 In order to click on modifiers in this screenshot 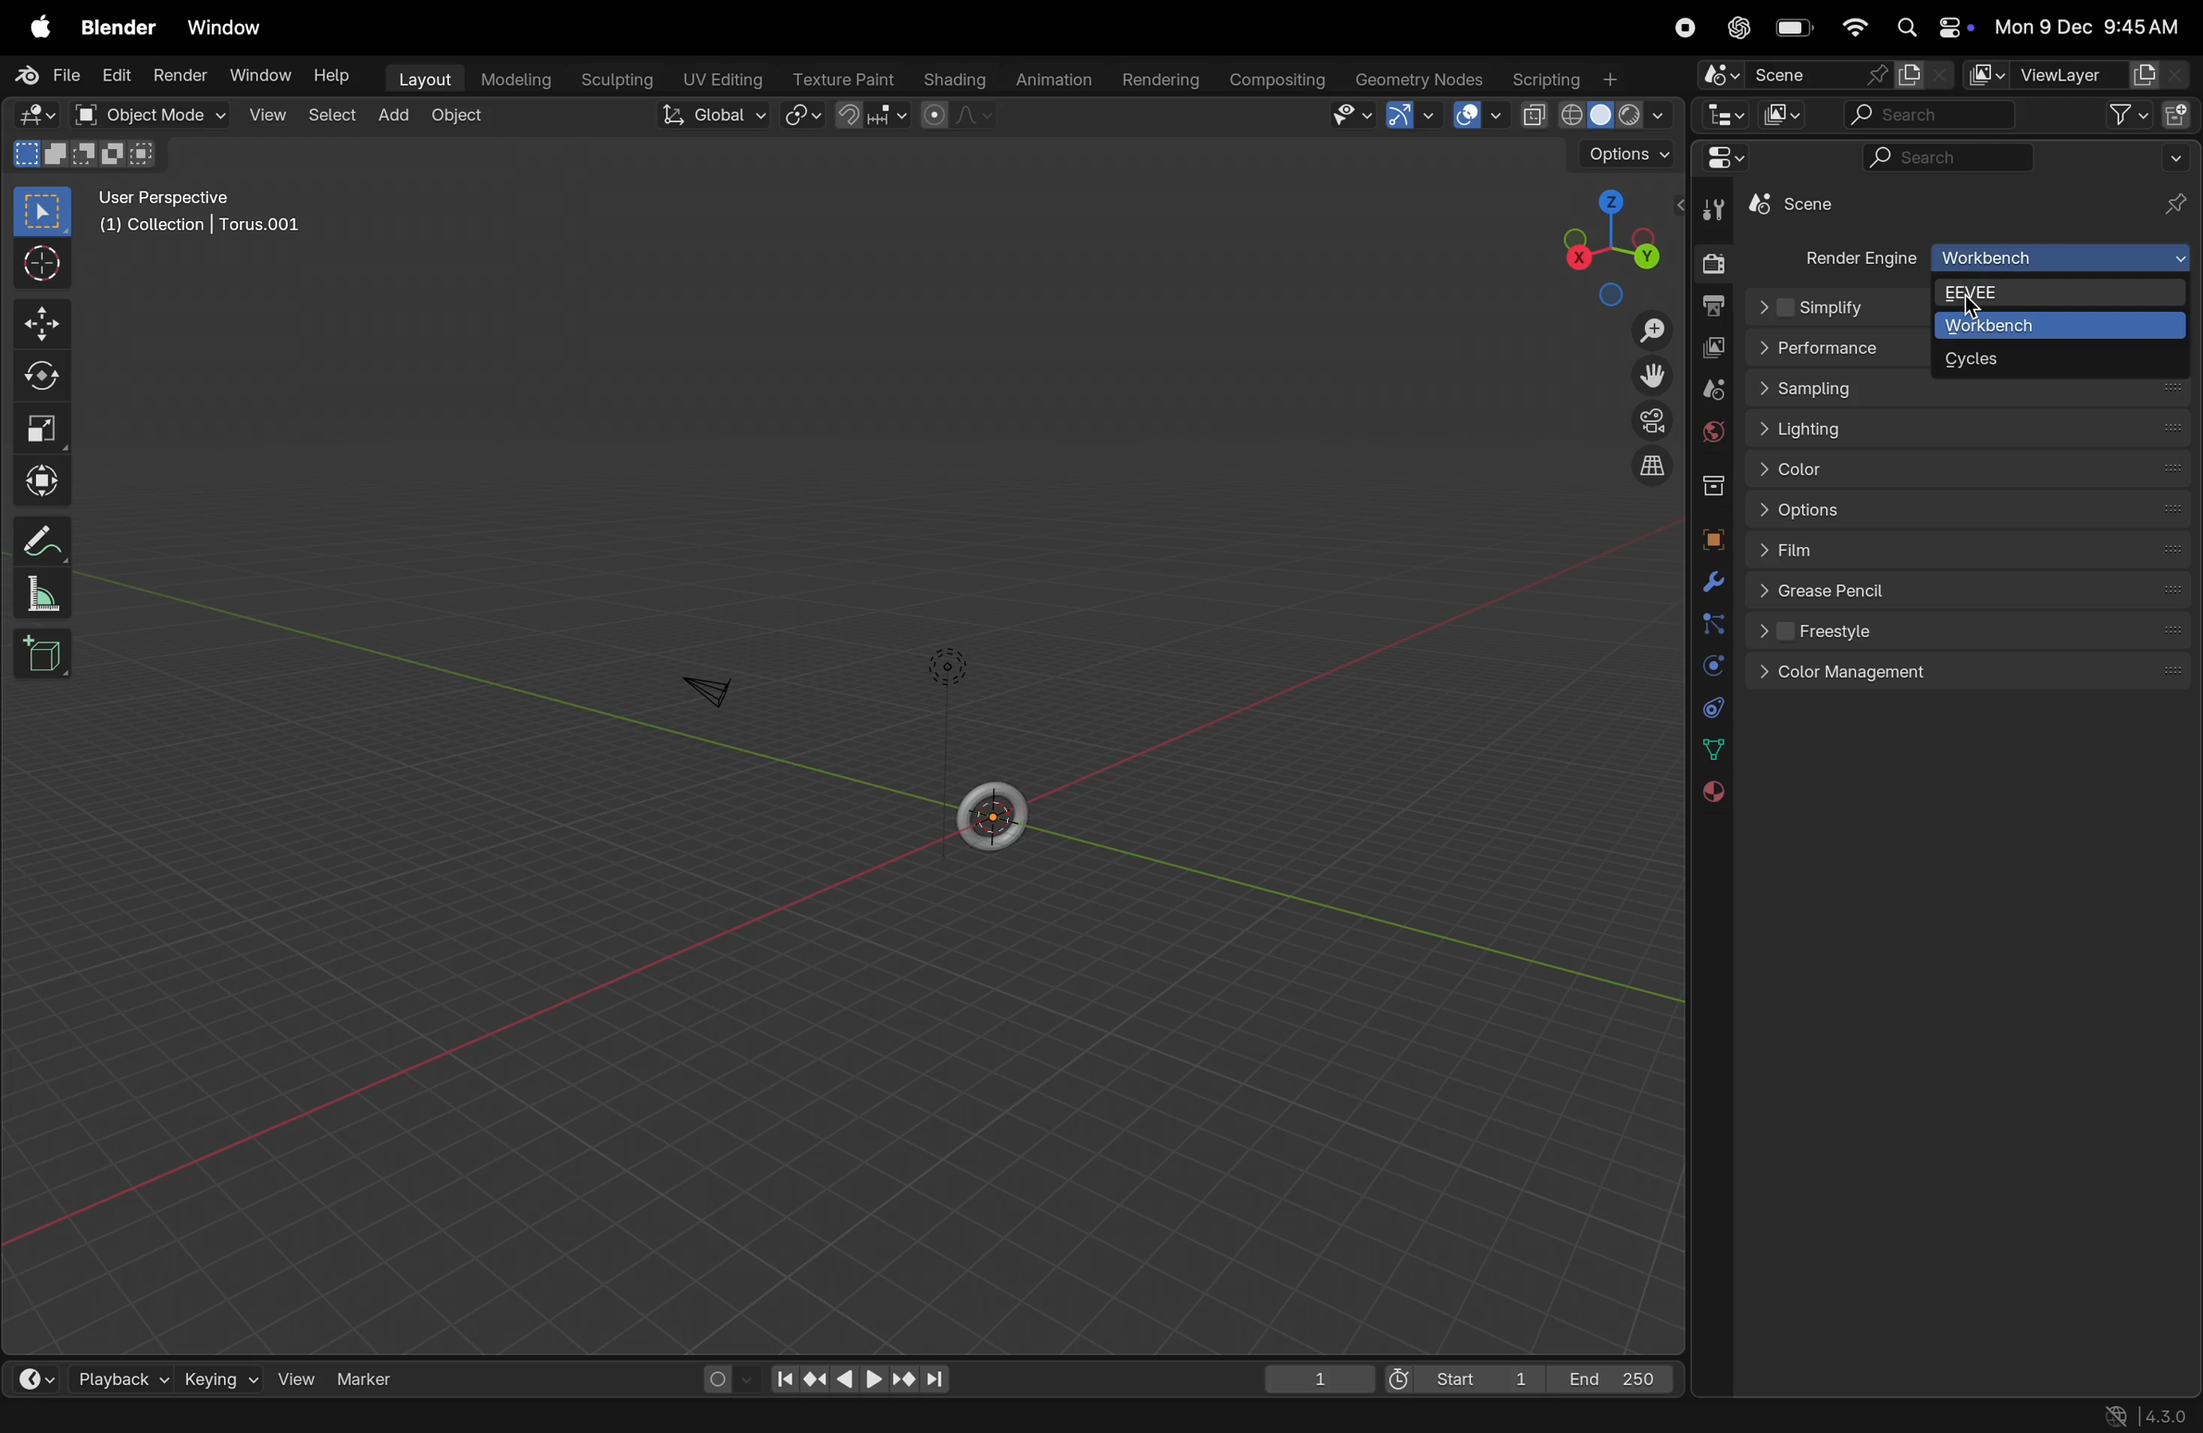, I will do `click(1711, 583)`.